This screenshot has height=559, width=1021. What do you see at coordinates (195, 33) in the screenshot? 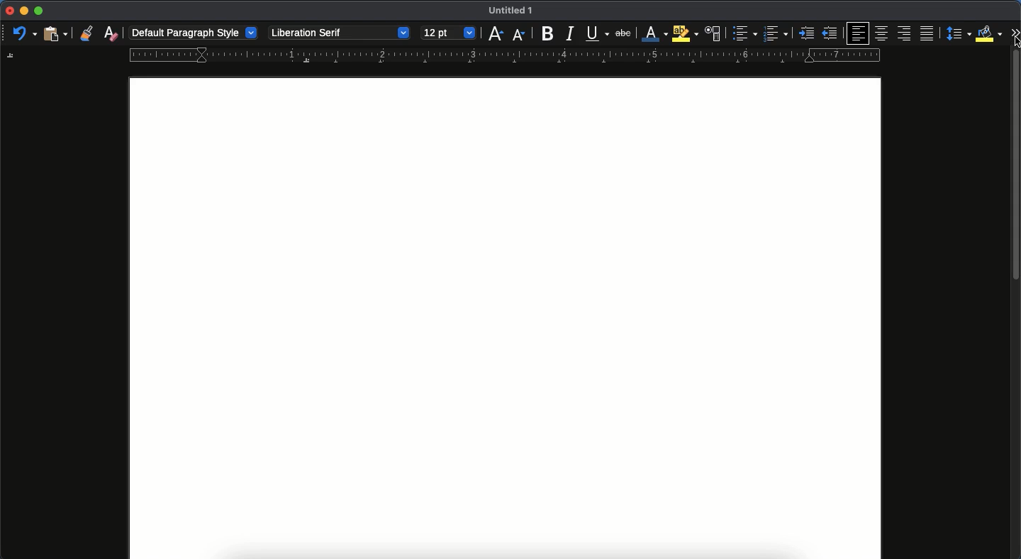
I see `default paragraph style` at bounding box center [195, 33].